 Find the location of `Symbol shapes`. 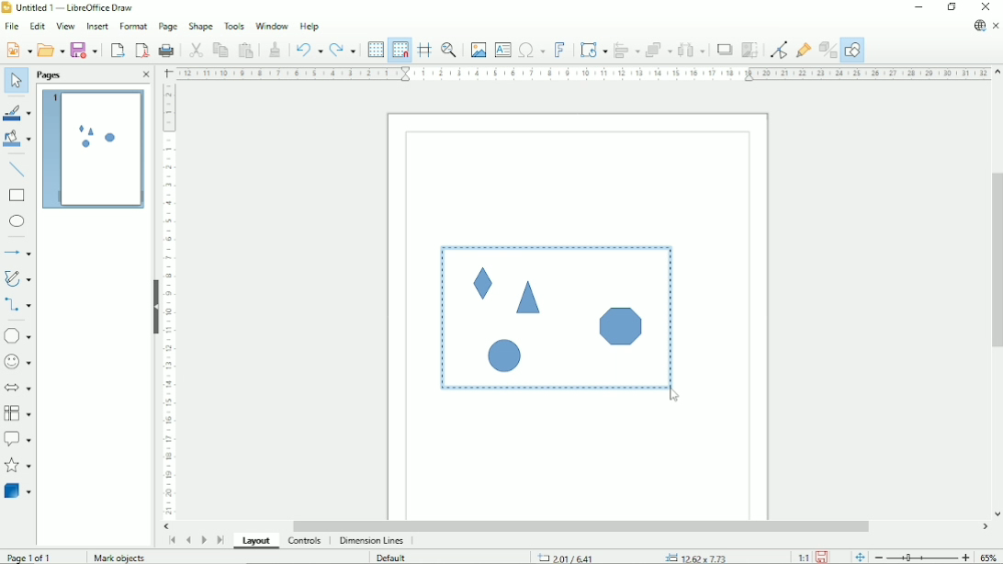

Symbol shapes is located at coordinates (17, 362).